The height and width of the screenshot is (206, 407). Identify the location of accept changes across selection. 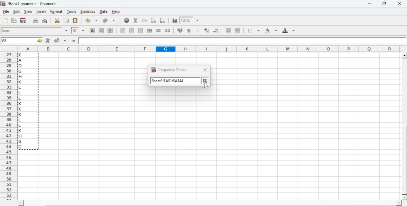
(65, 40).